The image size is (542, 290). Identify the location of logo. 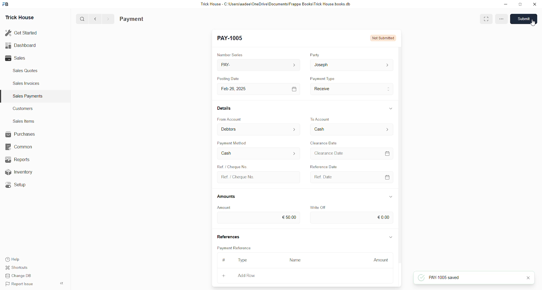
(6, 4).